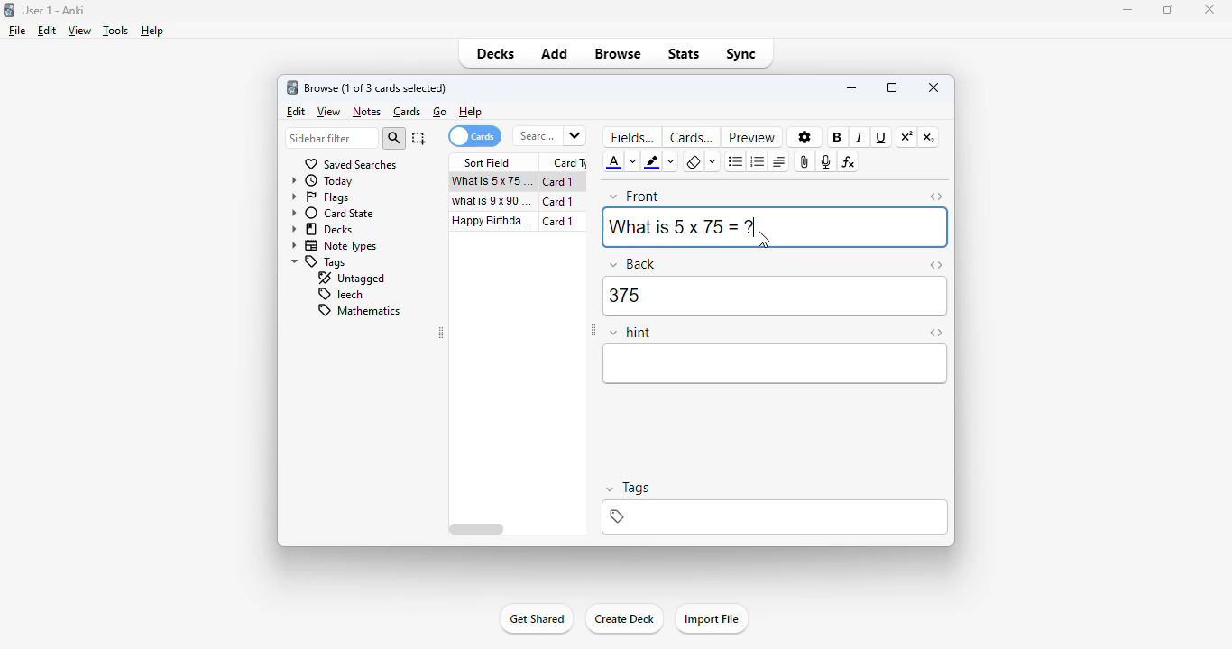 Image resolution: width=1232 pixels, height=649 pixels. Describe the element at coordinates (654, 162) in the screenshot. I see `text highlight color` at that location.